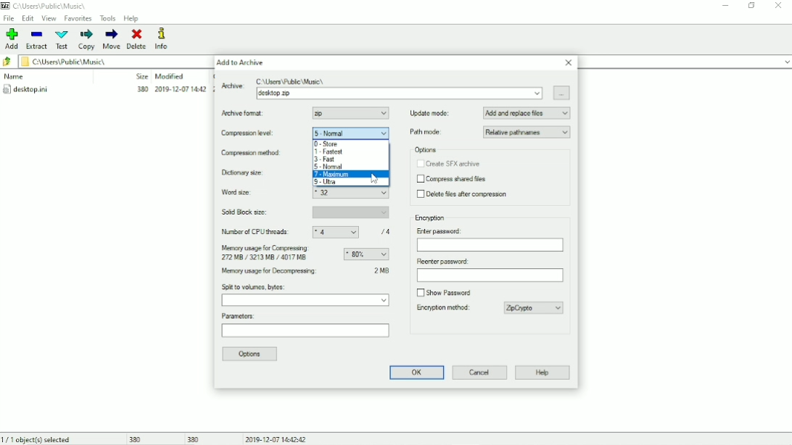 The height and width of the screenshot is (445, 792). Describe the element at coordinates (307, 195) in the screenshot. I see `Word size` at that location.